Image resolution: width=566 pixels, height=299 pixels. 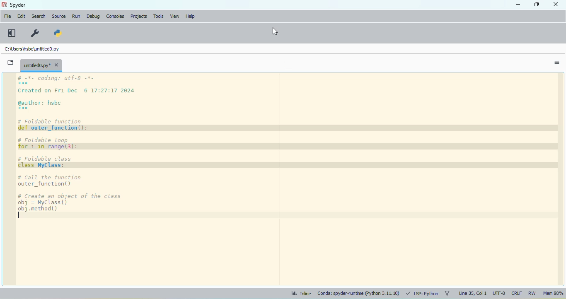 I want to click on minimize, so click(x=518, y=5).